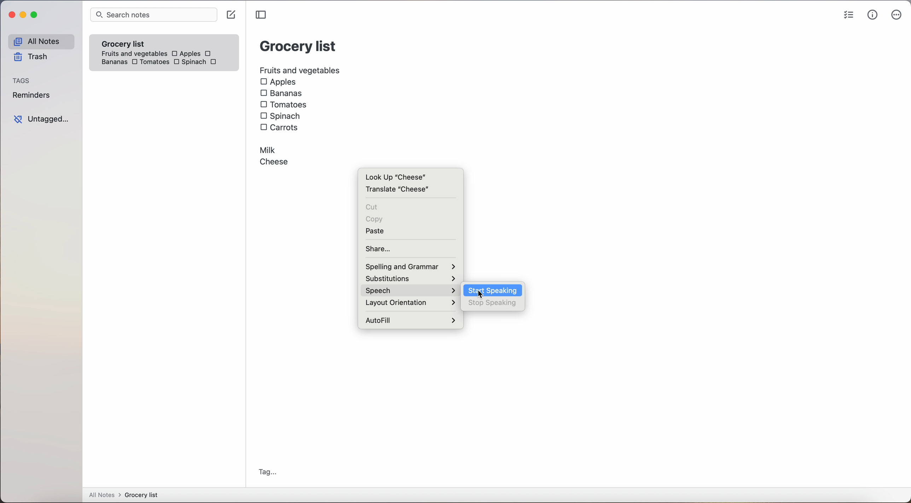  What do you see at coordinates (411, 303) in the screenshot?
I see `layout orientation` at bounding box center [411, 303].